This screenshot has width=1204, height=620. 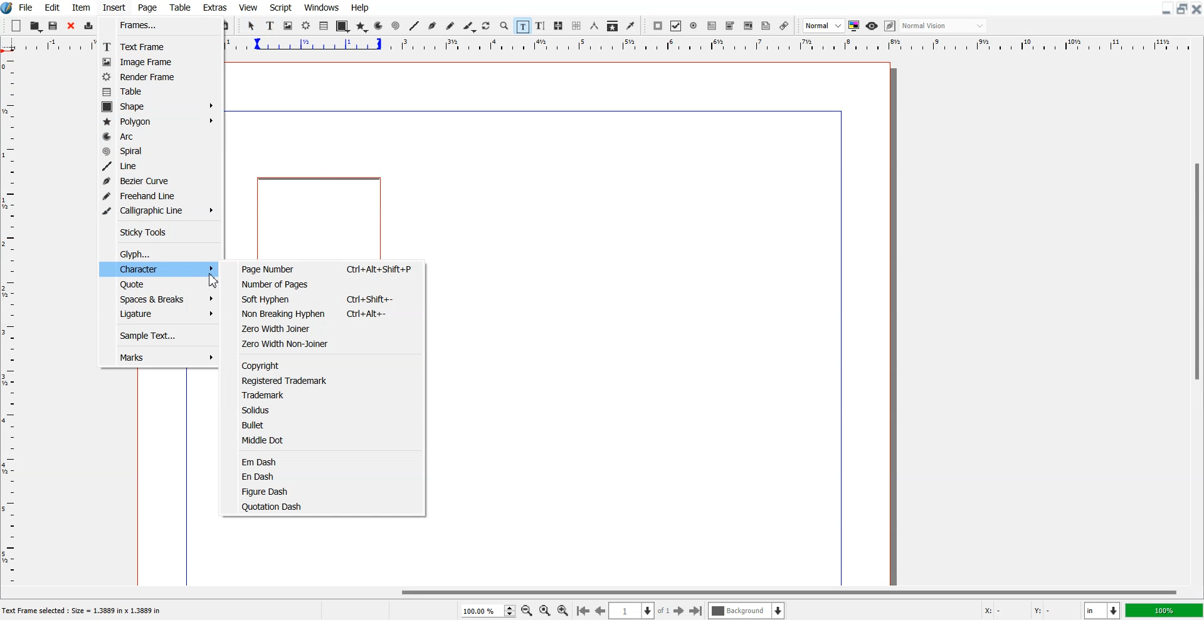 I want to click on En Dash, so click(x=328, y=477).